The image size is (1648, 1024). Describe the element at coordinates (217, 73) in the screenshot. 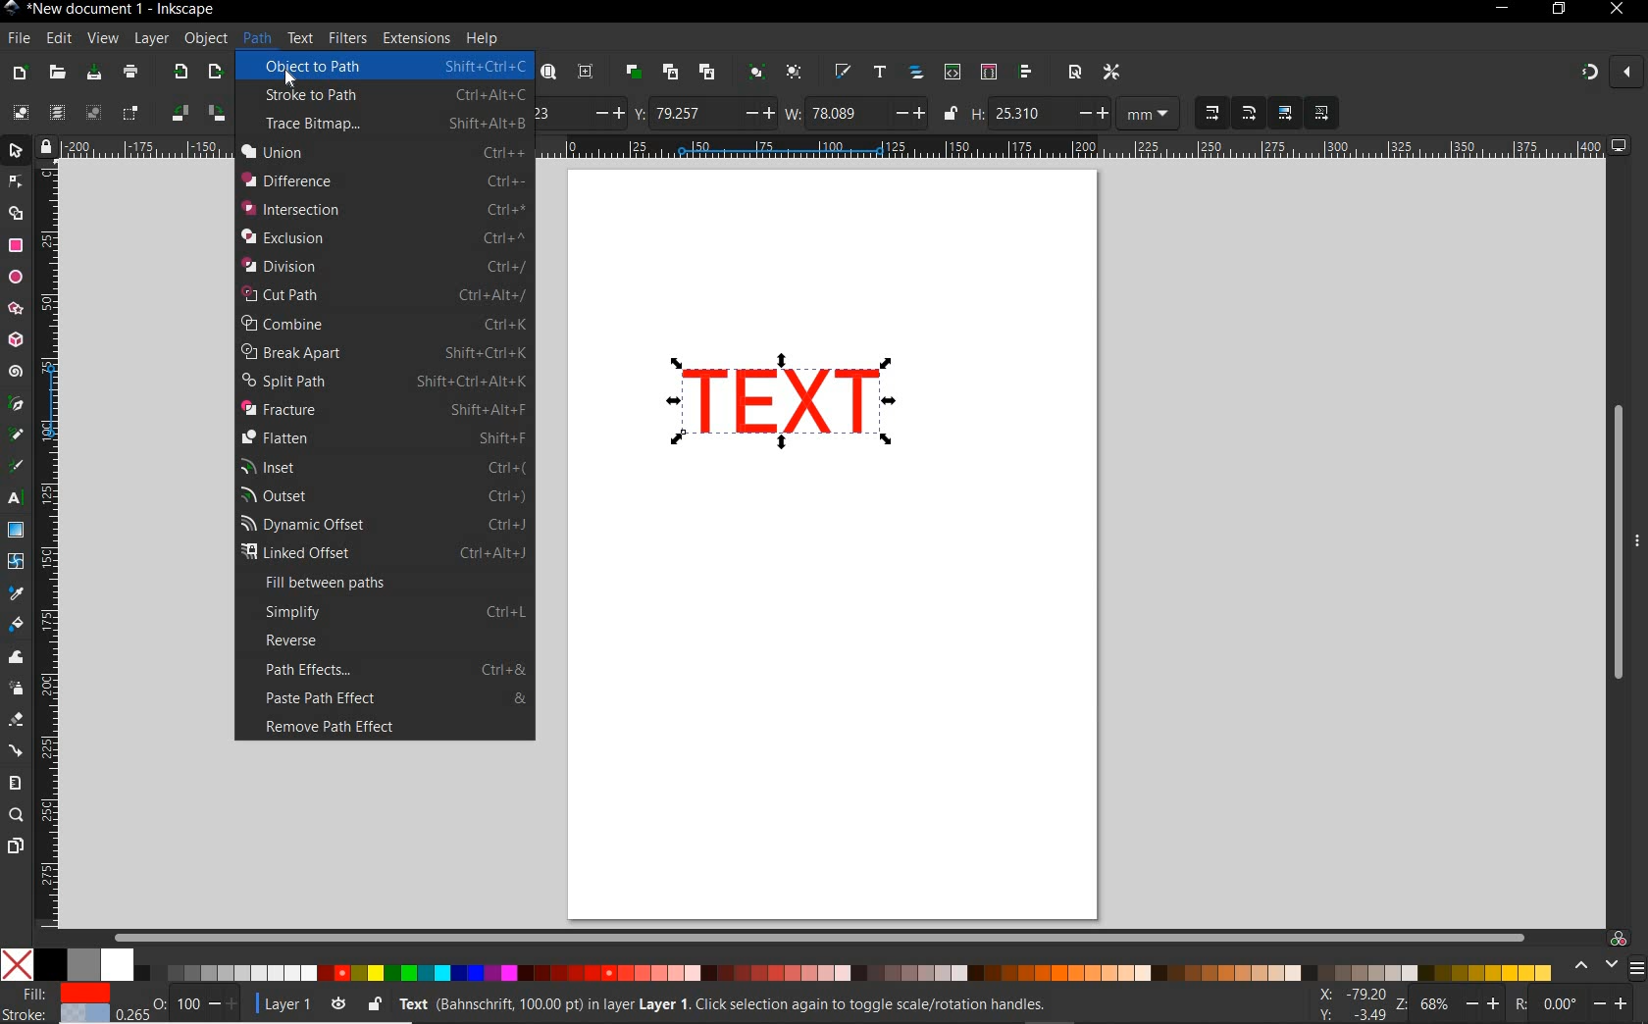

I see `OPEN EXPORT` at that location.